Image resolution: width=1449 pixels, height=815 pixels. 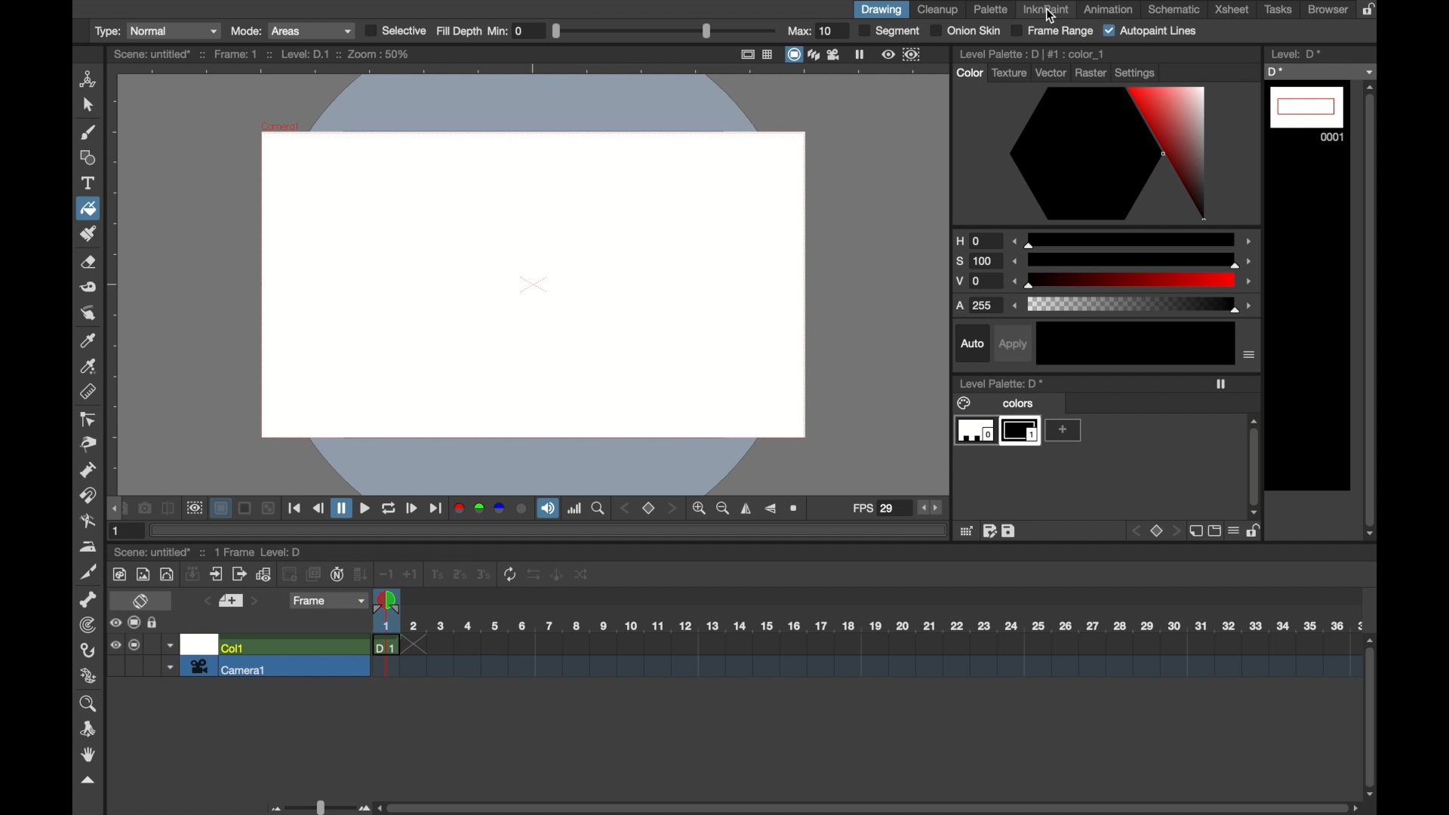 What do you see at coordinates (365, 509) in the screenshot?
I see `forward` at bounding box center [365, 509].